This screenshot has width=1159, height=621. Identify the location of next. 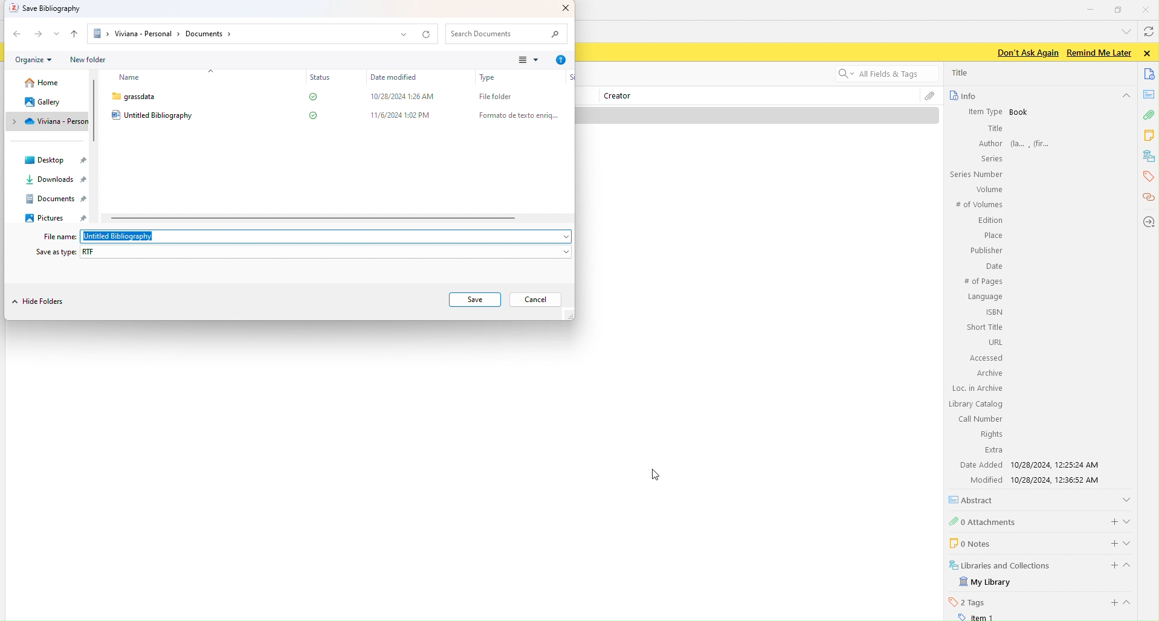
(39, 35).